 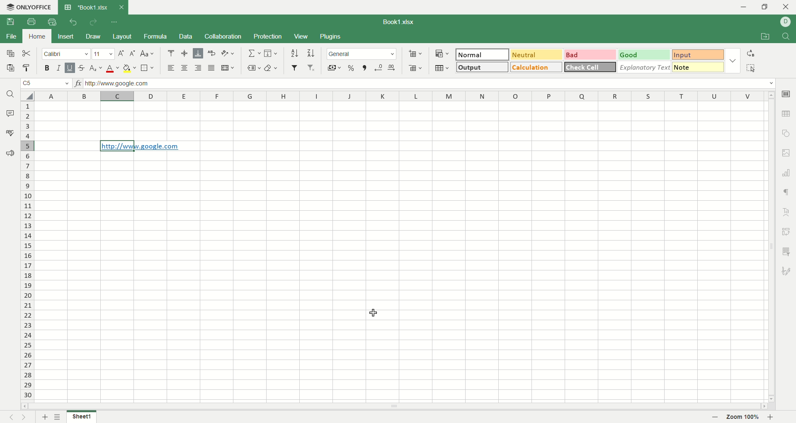 I want to click on neutral, so click(x=536, y=54).